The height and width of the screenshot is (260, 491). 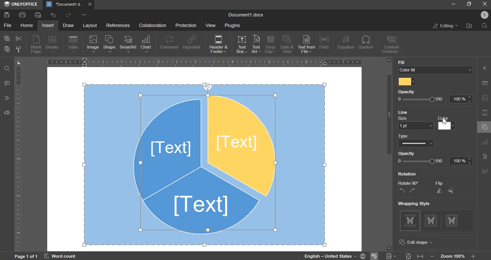 What do you see at coordinates (469, 25) in the screenshot?
I see `file location` at bounding box center [469, 25].